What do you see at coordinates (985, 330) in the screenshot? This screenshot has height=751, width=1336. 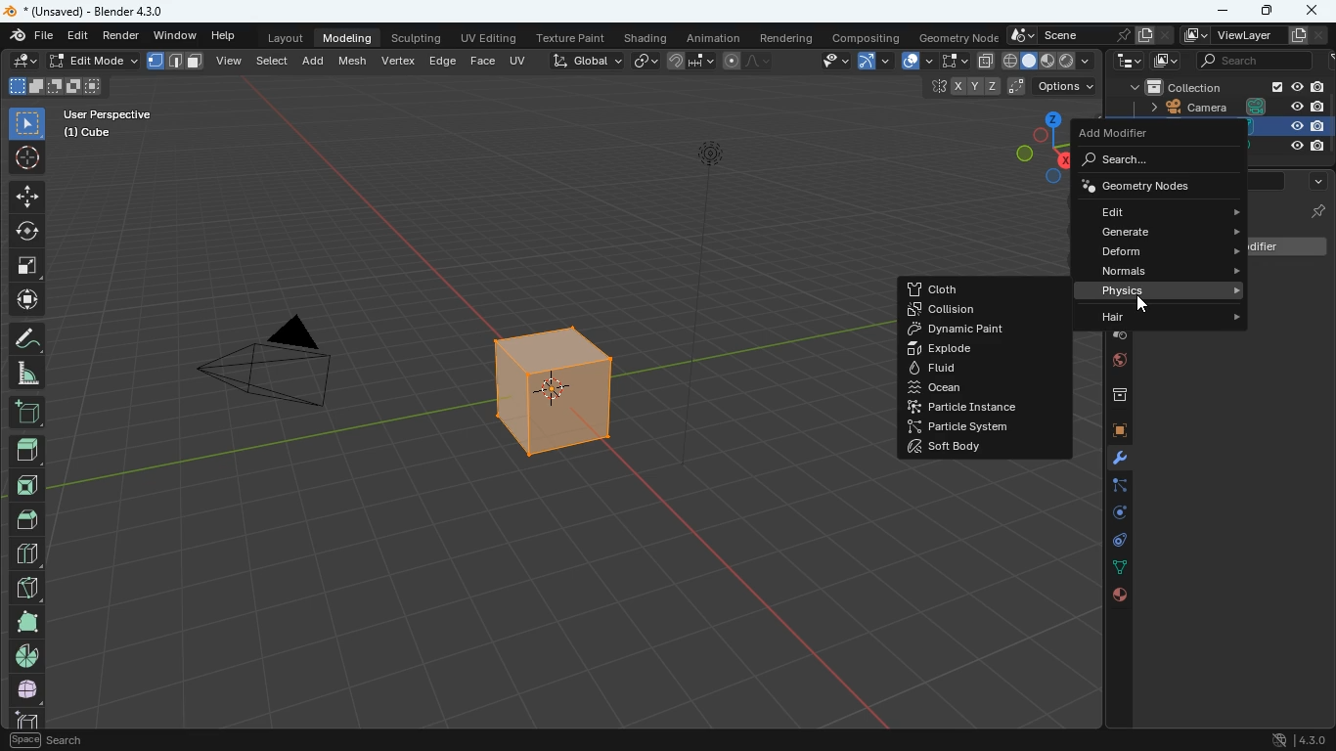 I see `dynamic paint` at bounding box center [985, 330].